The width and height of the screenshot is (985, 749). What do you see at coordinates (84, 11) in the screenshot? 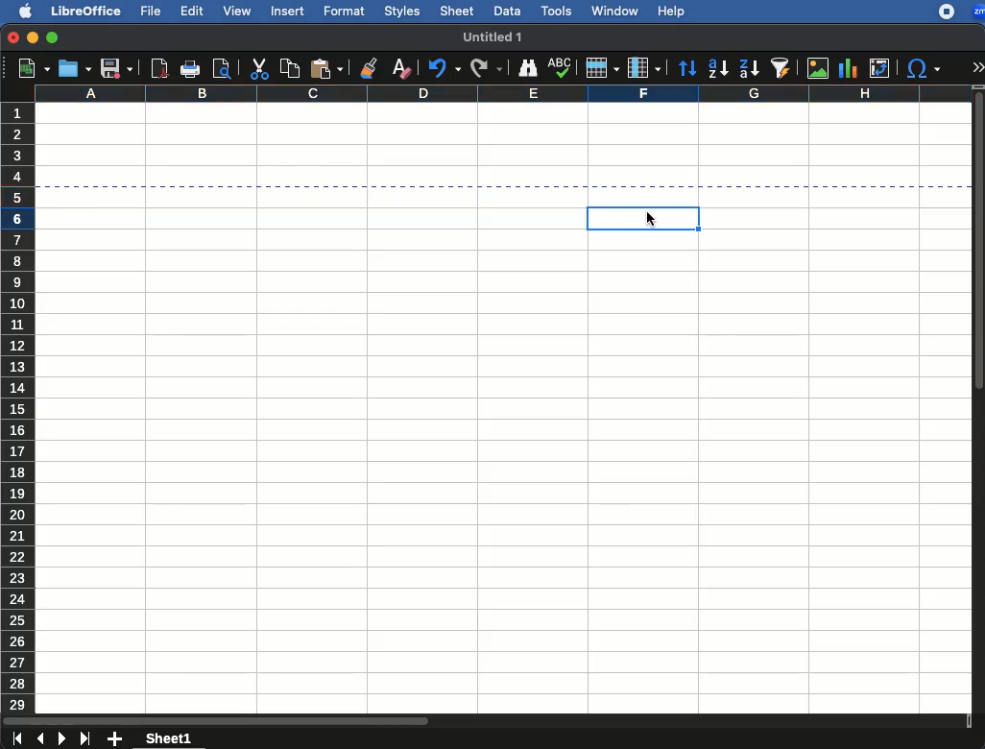
I see `libreoffice` at bounding box center [84, 11].